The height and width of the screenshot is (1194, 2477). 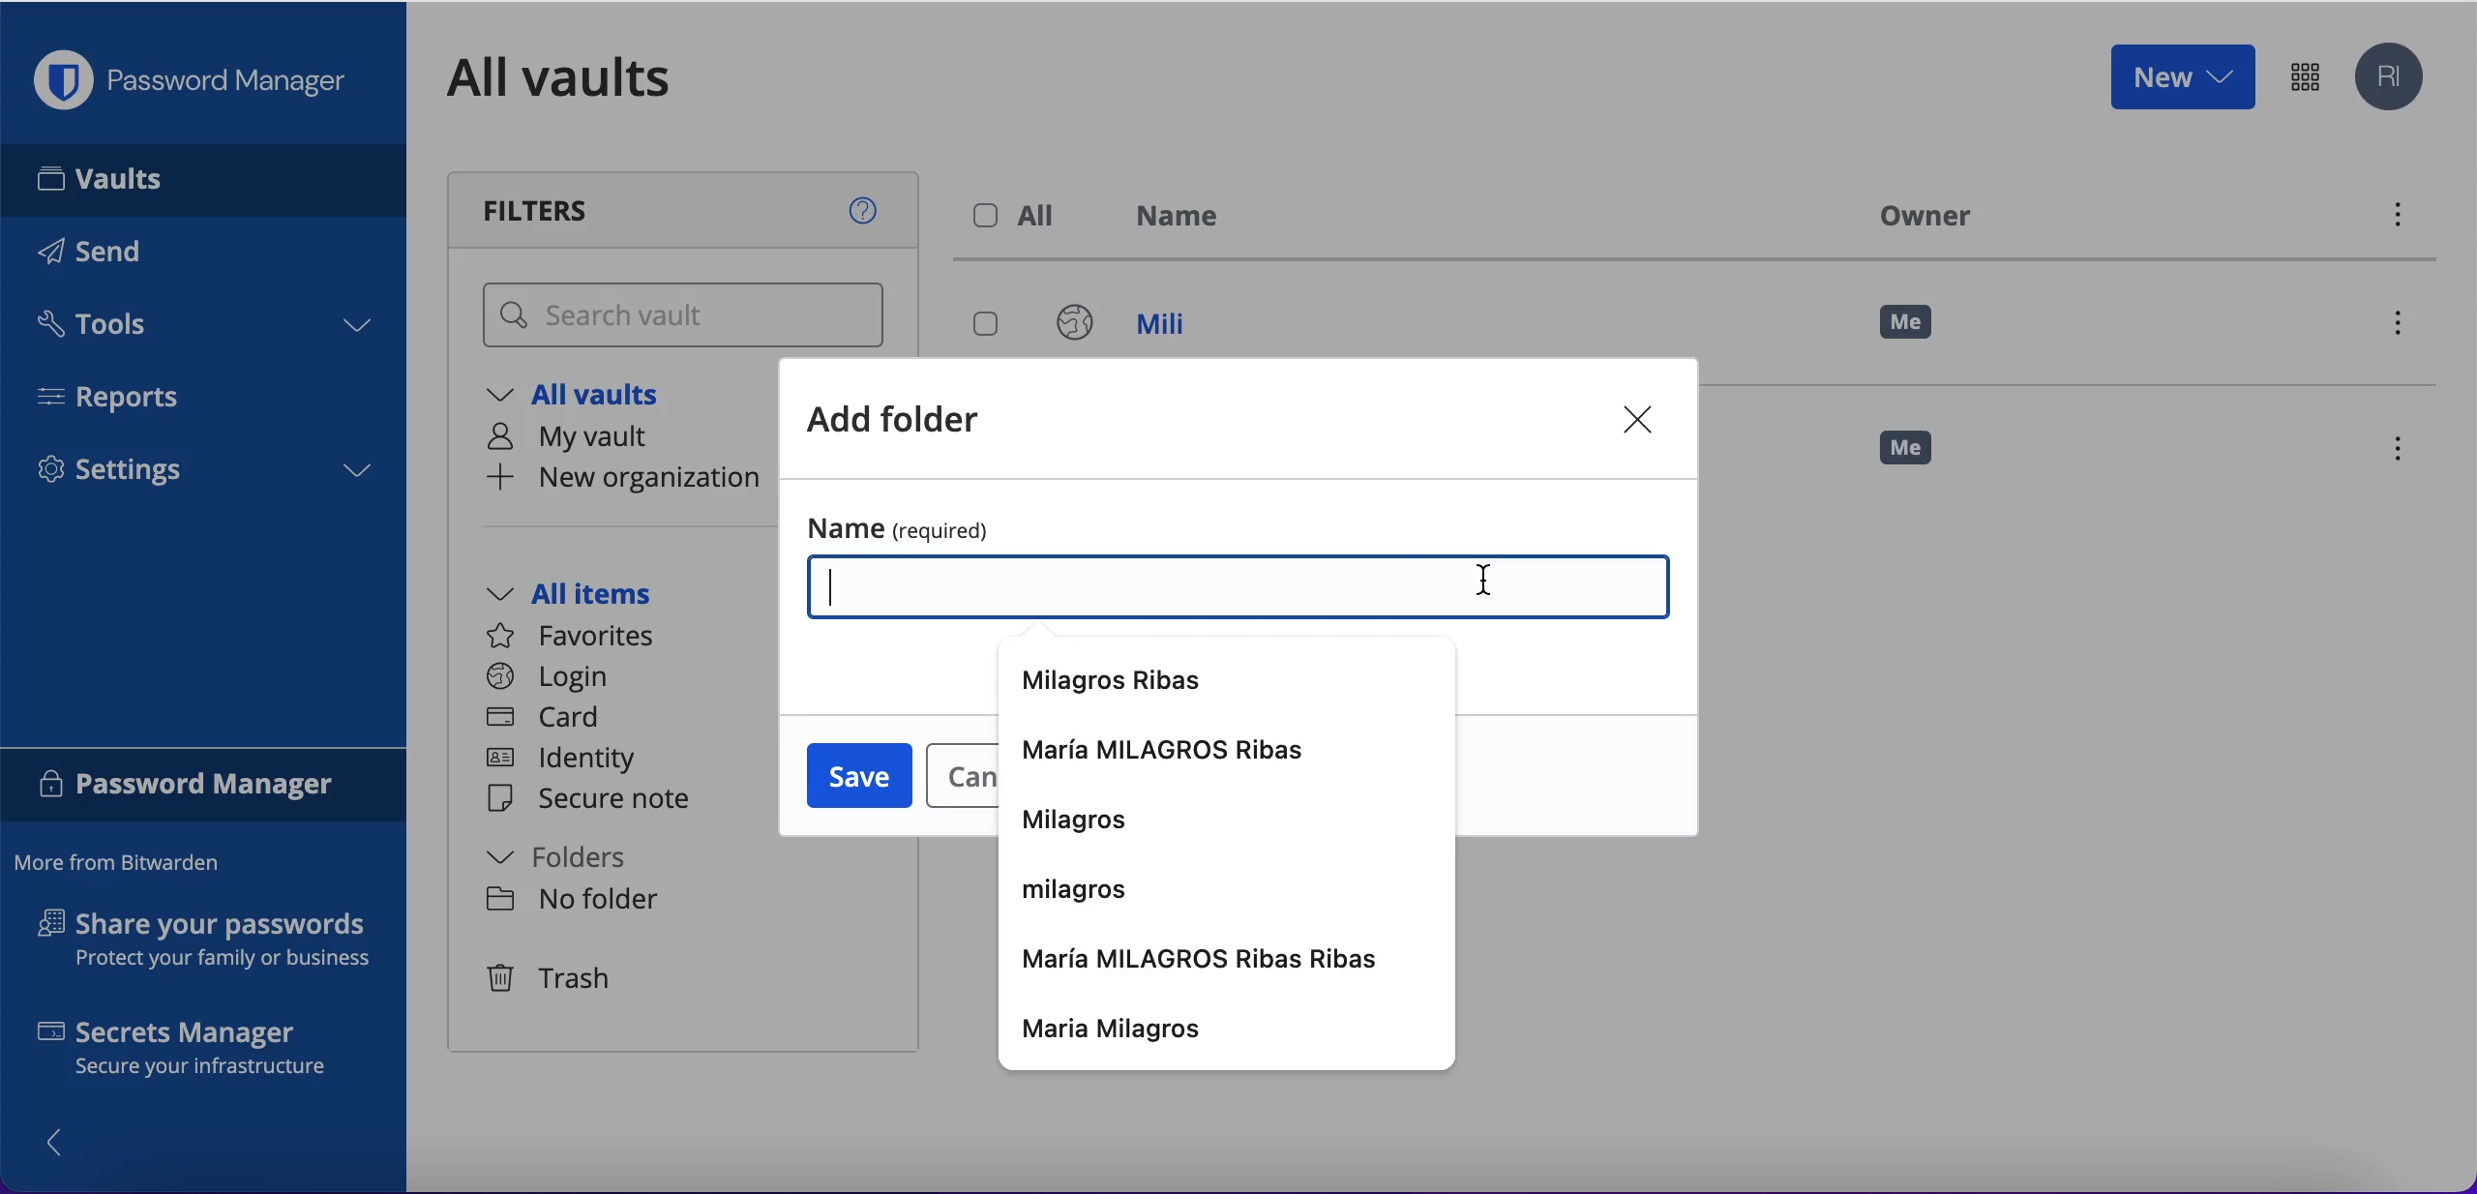 What do you see at coordinates (2394, 78) in the screenshot?
I see `account` at bounding box center [2394, 78].